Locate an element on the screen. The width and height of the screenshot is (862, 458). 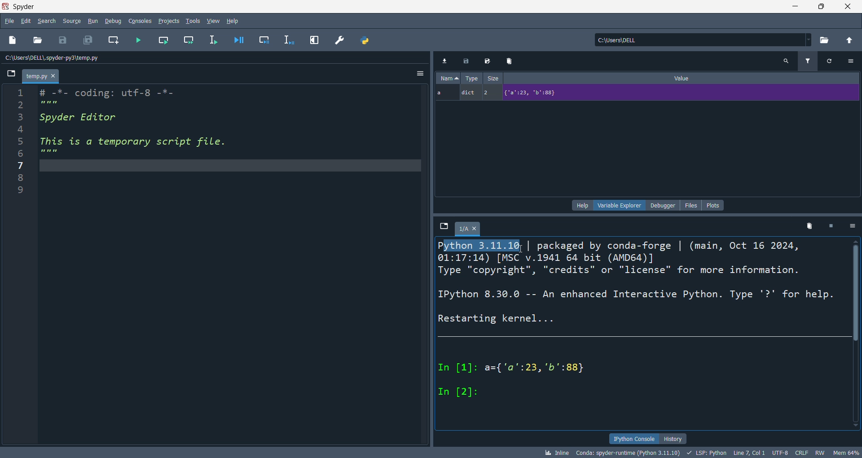
savedata as is located at coordinates (489, 60).